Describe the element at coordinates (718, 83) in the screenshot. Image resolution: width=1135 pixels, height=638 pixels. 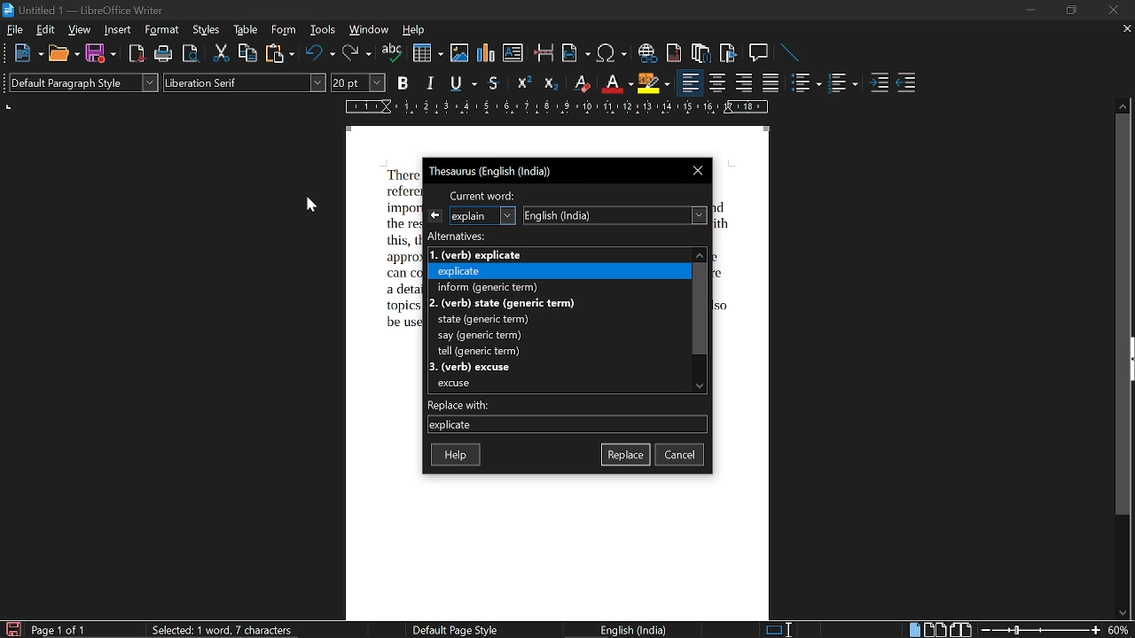
I see `center` at that location.